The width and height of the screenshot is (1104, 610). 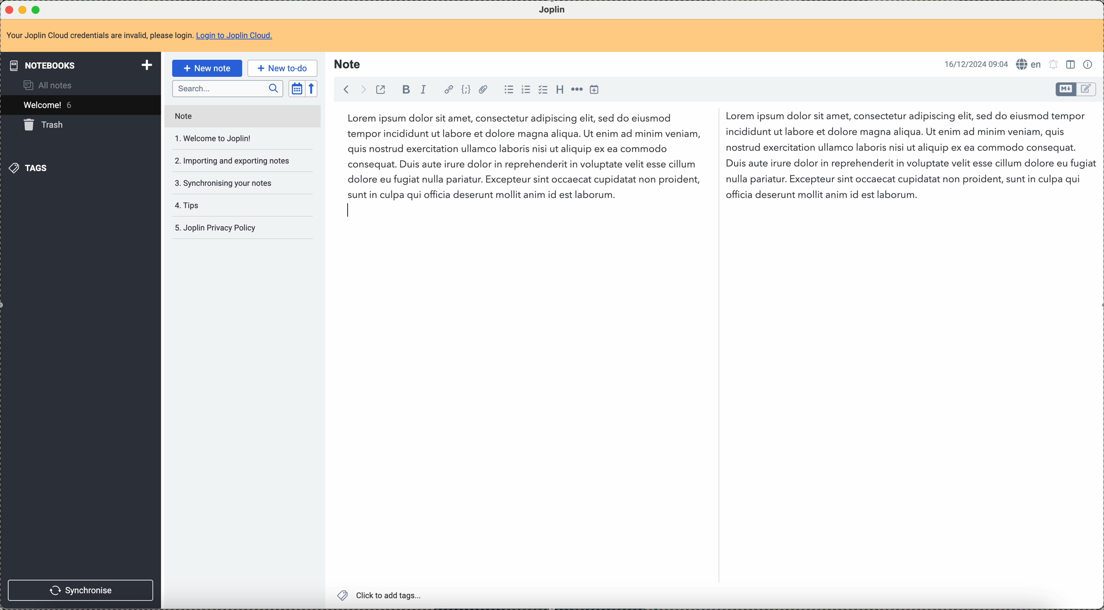 What do you see at coordinates (1072, 65) in the screenshot?
I see `toggle editors layout` at bounding box center [1072, 65].